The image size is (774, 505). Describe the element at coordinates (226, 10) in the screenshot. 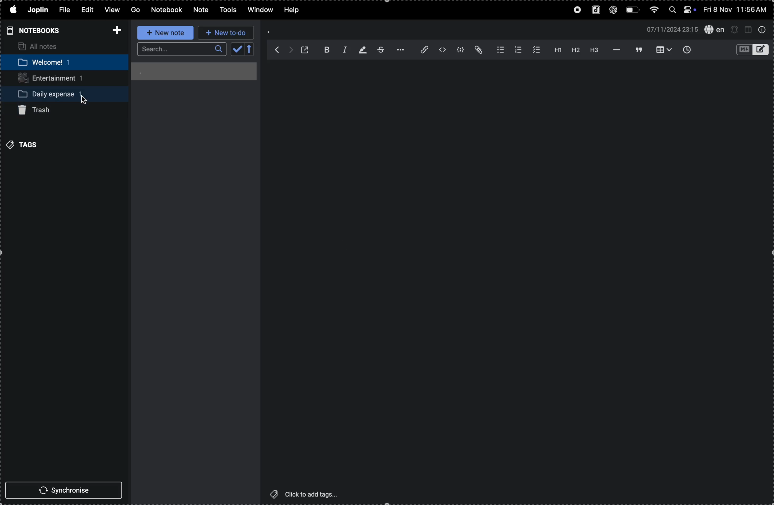

I see `tools` at that location.